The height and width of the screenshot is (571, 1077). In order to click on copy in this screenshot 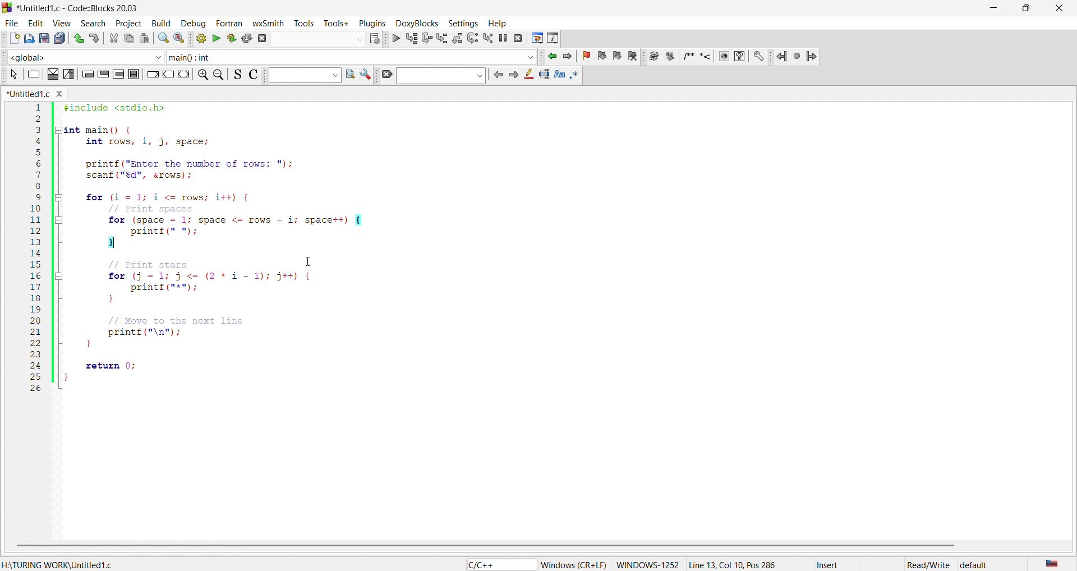, I will do `click(127, 40)`.